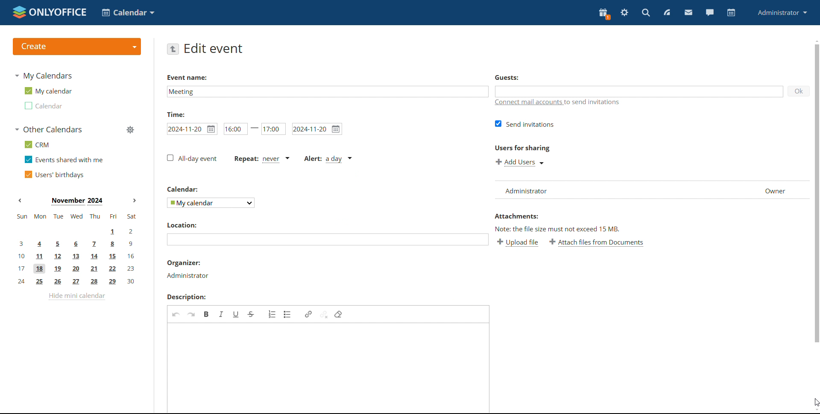 The width and height of the screenshot is (820, 414). Describe the element at coordinates (77, 201) in the screenshot. I see `Month on display` at that location.